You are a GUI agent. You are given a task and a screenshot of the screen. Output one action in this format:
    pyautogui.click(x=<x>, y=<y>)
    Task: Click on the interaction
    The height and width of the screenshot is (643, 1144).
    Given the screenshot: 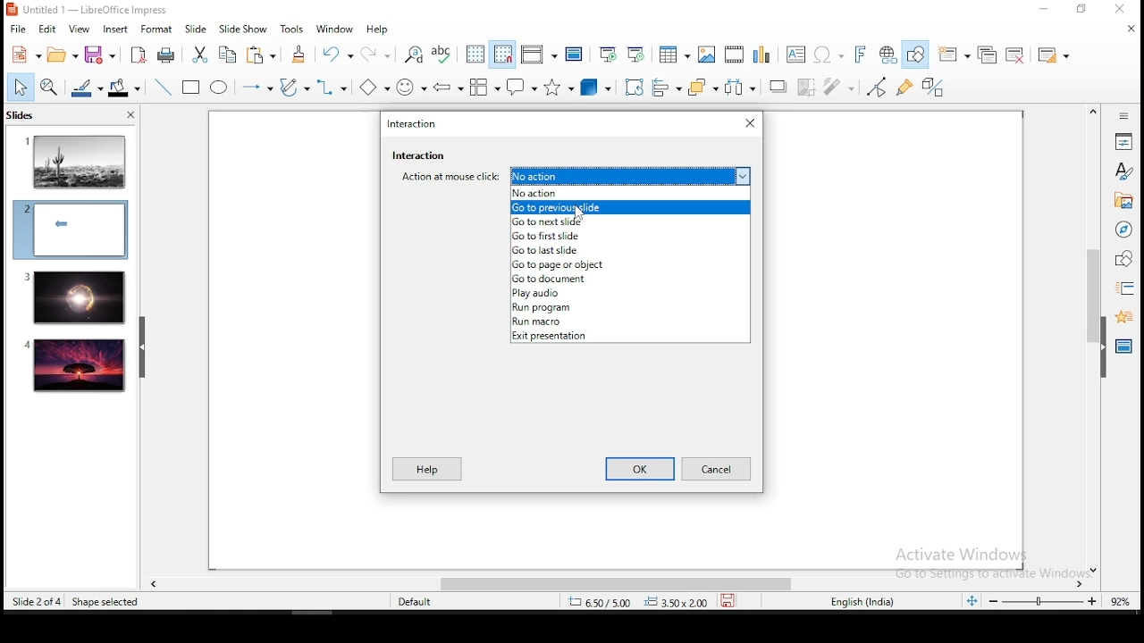 What is the action you would take?
    pyautogui.click(x=415, y=125)
    